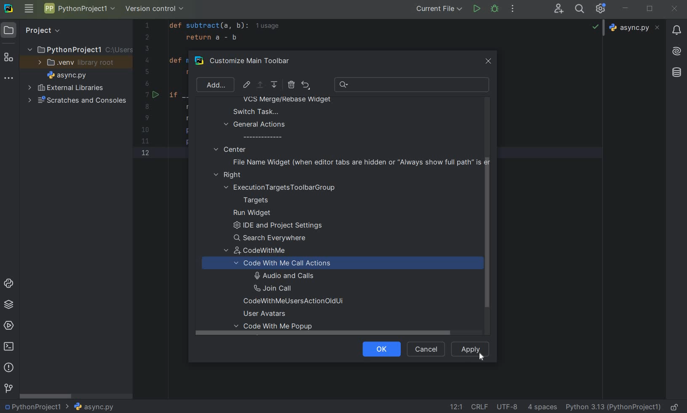  Describe the element at coordinates (277, 328) in the screenshot. I see `code with me popup` at that location.